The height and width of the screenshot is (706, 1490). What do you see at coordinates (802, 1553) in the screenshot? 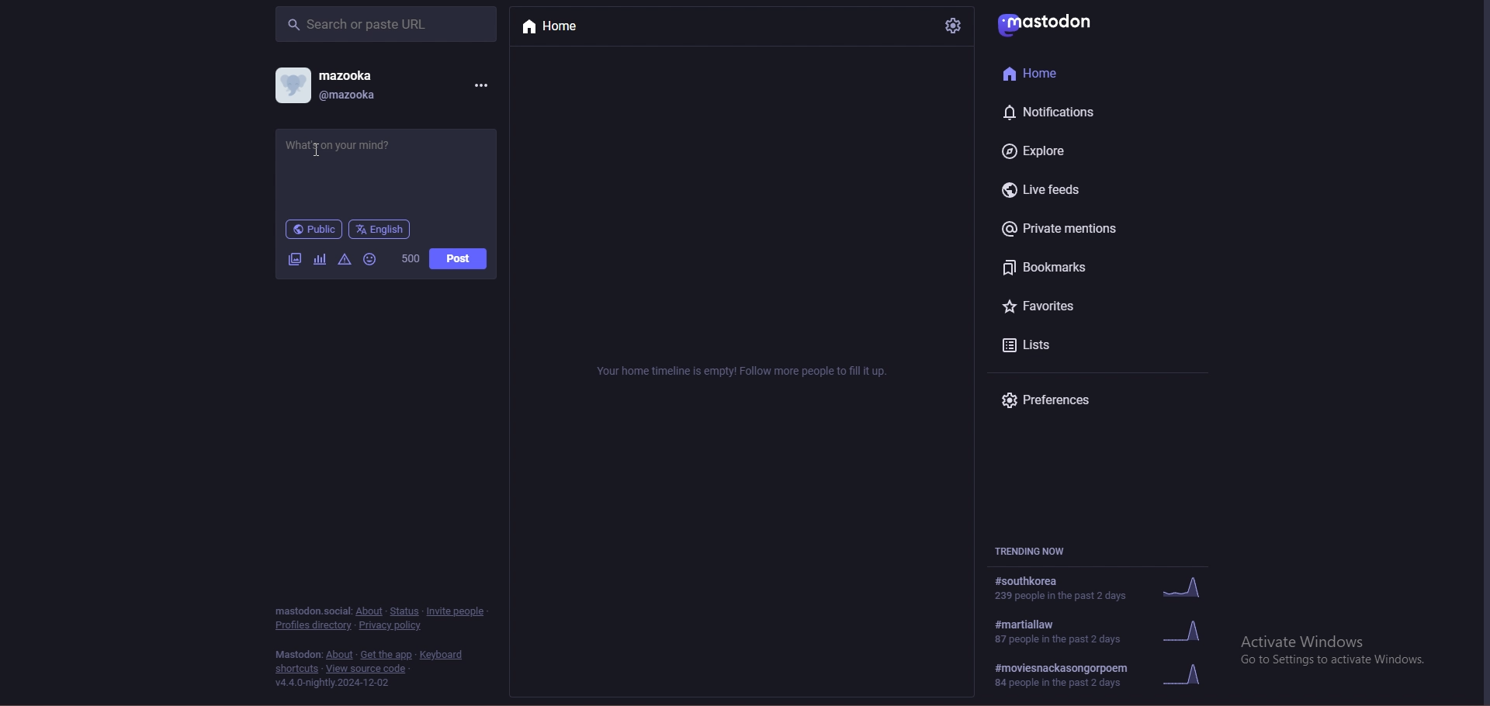
I see `view source code` at bounding box center [802, 1553].